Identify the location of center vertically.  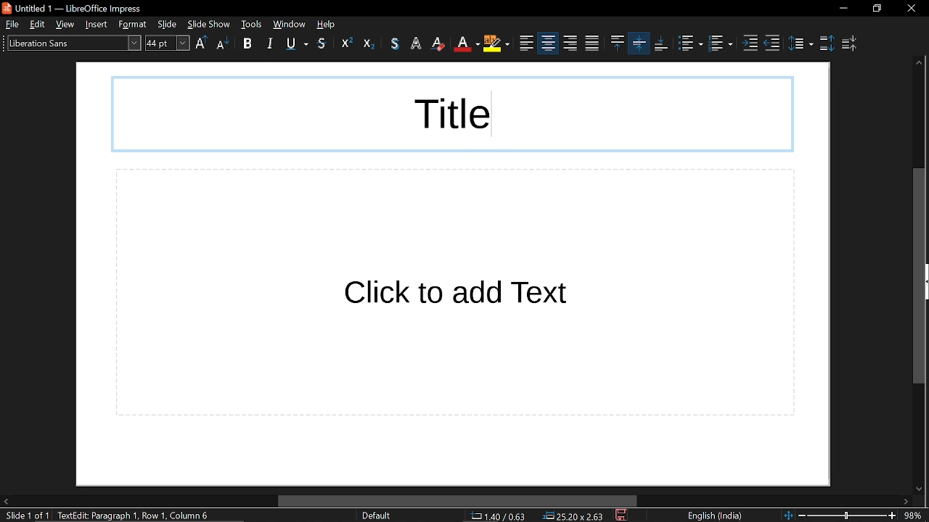
(616, 43).